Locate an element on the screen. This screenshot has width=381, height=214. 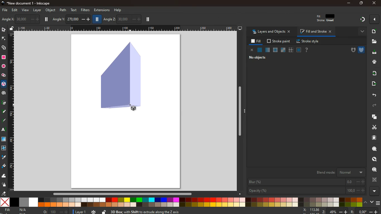
edge is located at coordinates (3, 39).